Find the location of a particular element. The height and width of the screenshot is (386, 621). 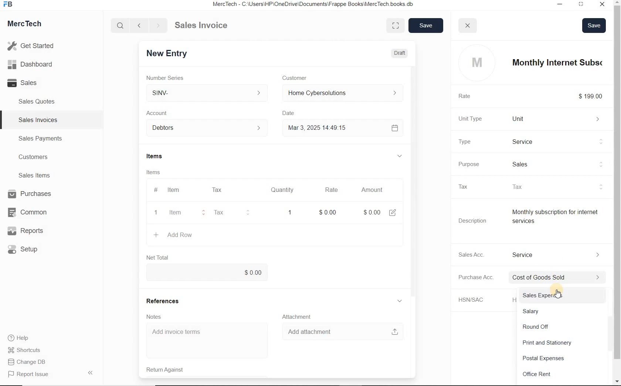

rate: $0.00 is located at coordinates (331, 211).